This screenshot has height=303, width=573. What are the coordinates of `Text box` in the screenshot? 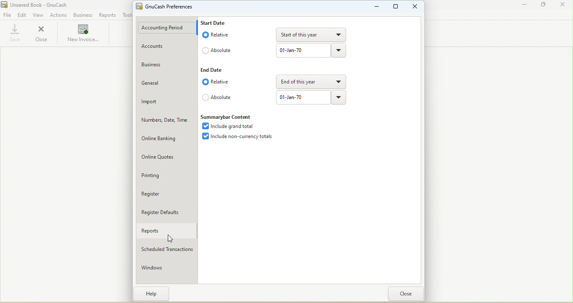 It's located at (303, 97).